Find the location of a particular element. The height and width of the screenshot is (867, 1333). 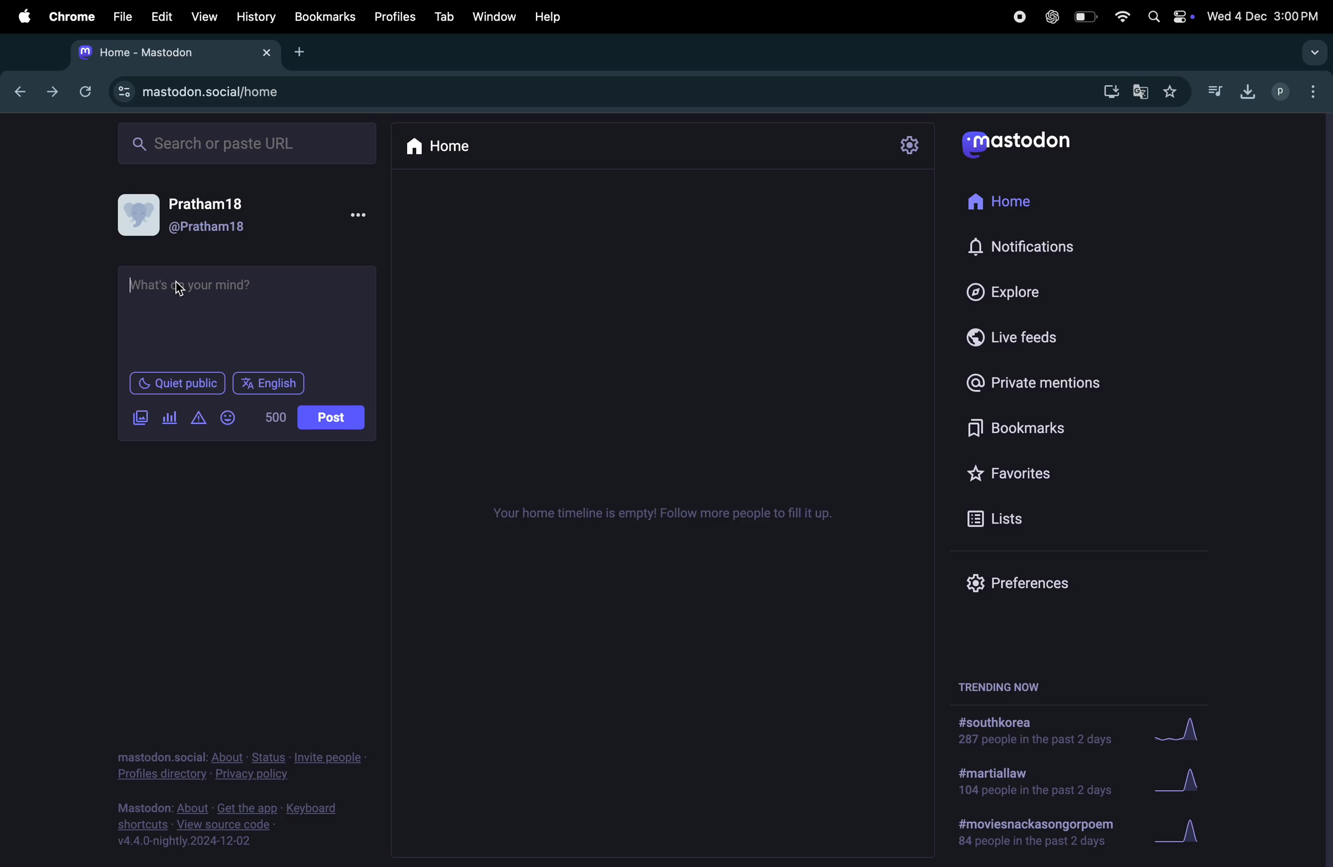

profiles is located at coordinates (394, 16).